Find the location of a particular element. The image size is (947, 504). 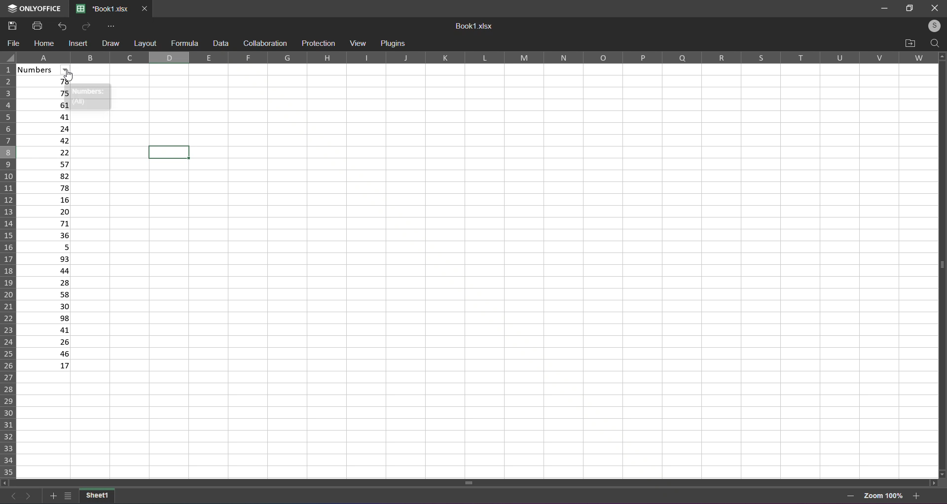

46 is located at coordinates (44, 354).